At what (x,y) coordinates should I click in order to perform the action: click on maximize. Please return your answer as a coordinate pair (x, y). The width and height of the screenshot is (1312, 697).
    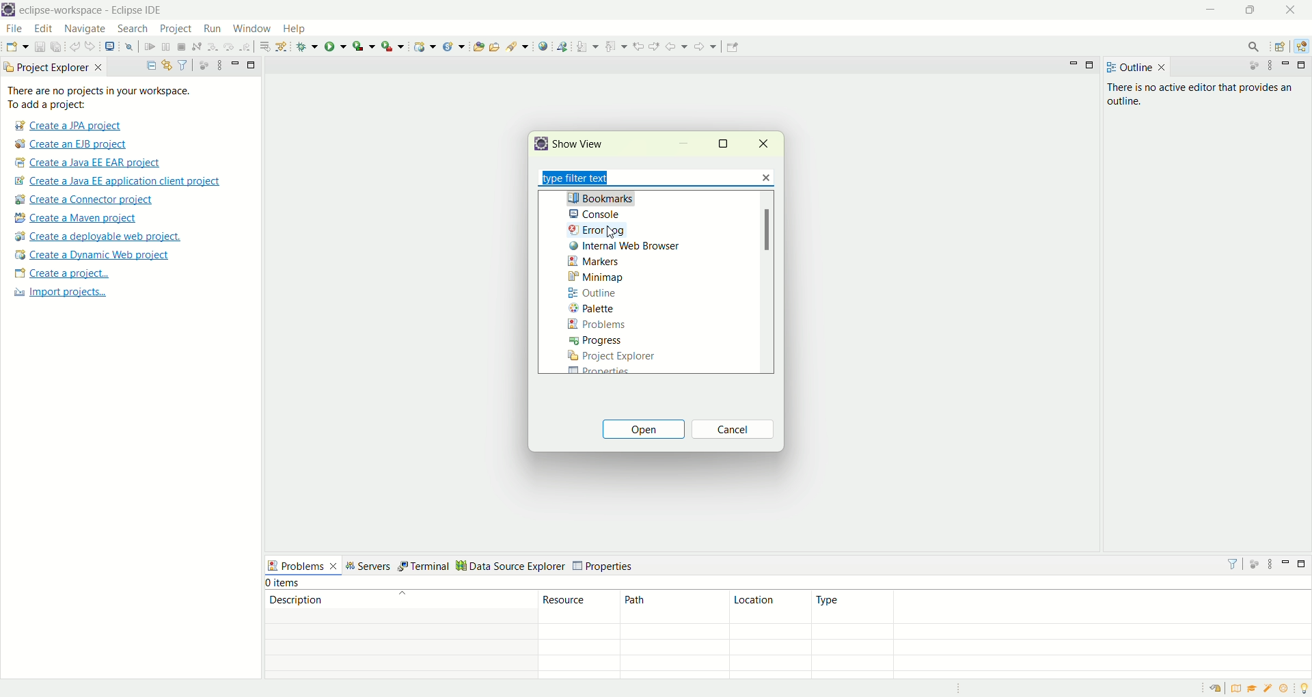
    Looking at the image, I should click on (251, 64).